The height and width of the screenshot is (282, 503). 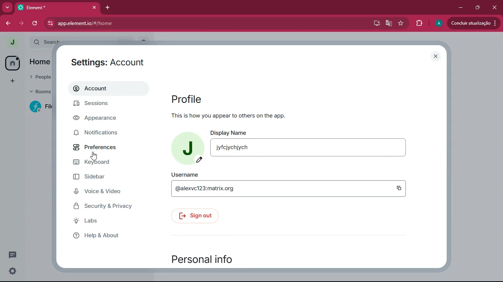 What do you see at coordinates (190, 175) in the screenshot?
I see `username` at bounding box center [190, 175].